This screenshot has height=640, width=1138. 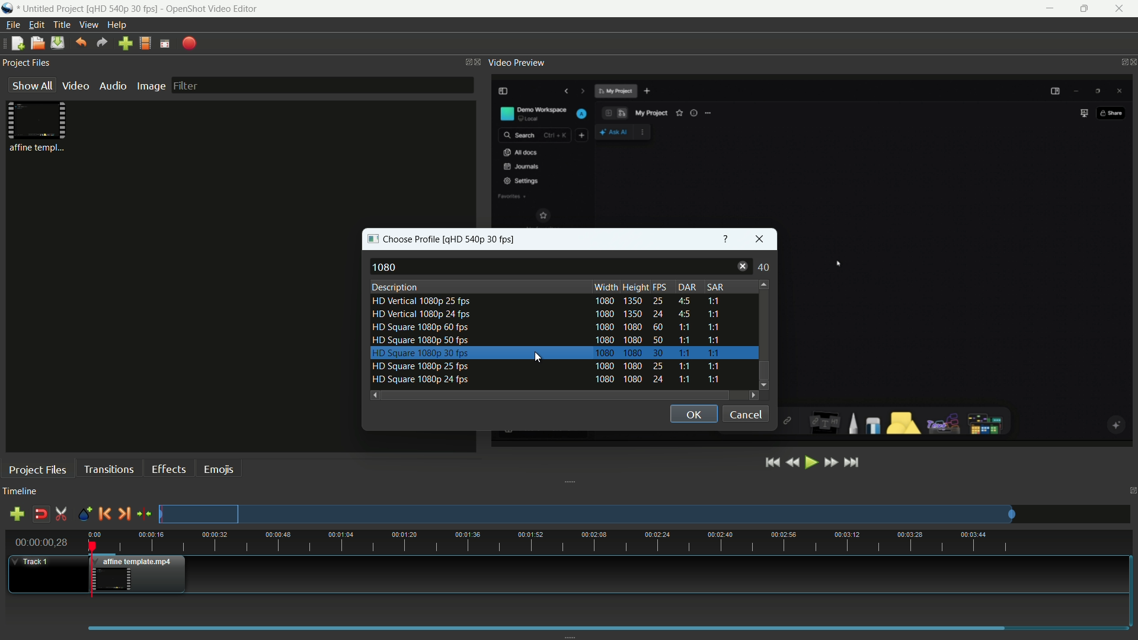 I want to click on profile, so click(x=145, y=43).